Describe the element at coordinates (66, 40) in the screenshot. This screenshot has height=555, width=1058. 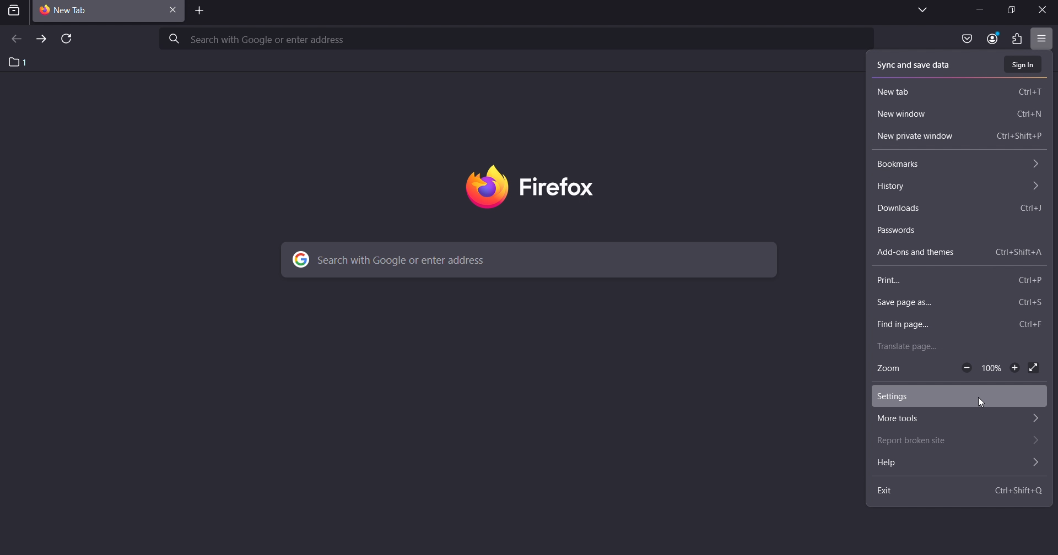
I see `reload page` at that location.